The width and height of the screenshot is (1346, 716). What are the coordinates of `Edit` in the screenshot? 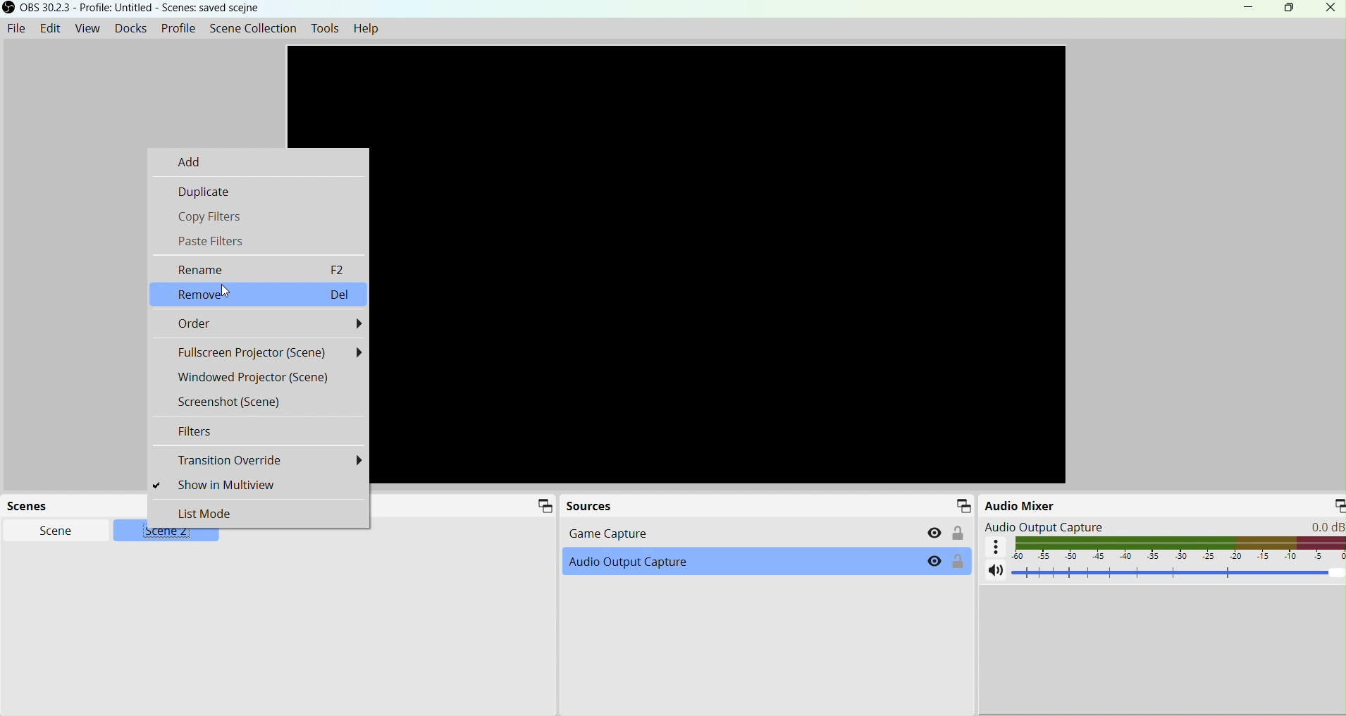 It's located at (50, 27).